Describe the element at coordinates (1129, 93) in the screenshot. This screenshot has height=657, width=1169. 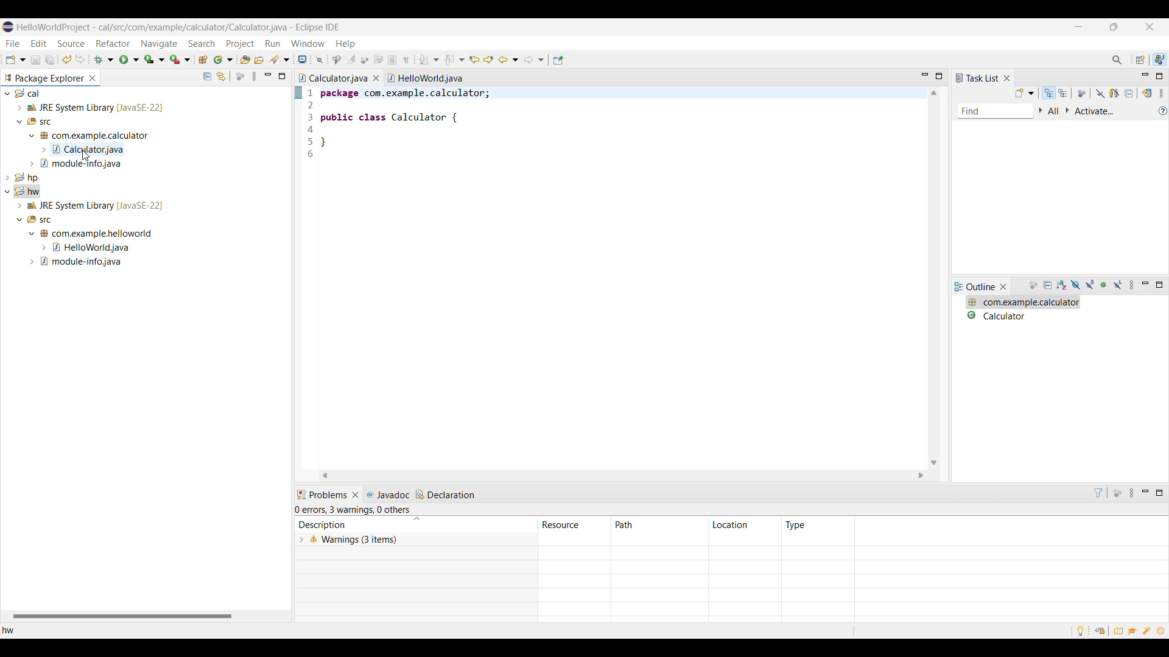
I see `Collapse all` at that location.